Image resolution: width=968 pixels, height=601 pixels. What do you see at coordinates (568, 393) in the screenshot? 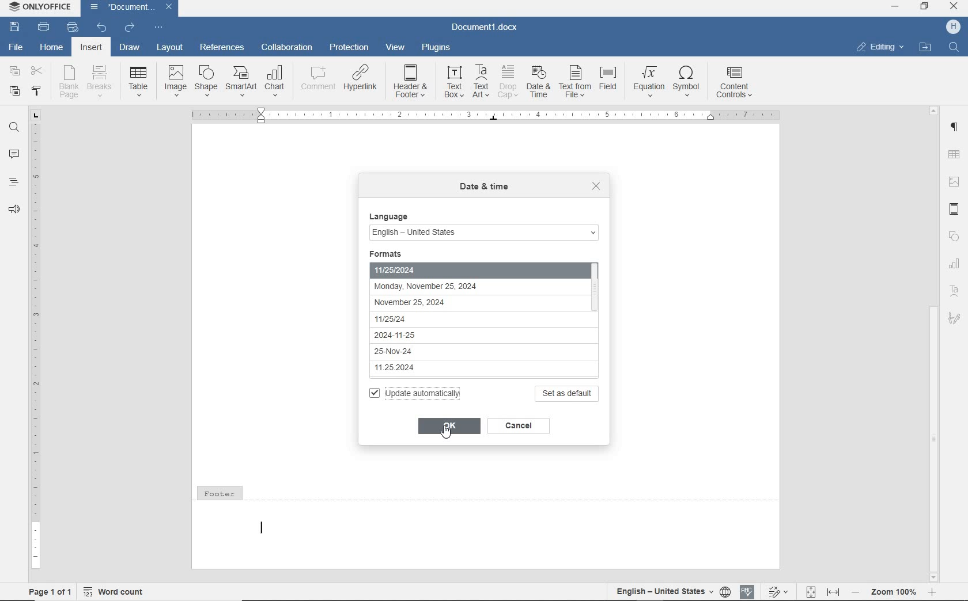
I see `set as default` at bounding box center [568, 393].